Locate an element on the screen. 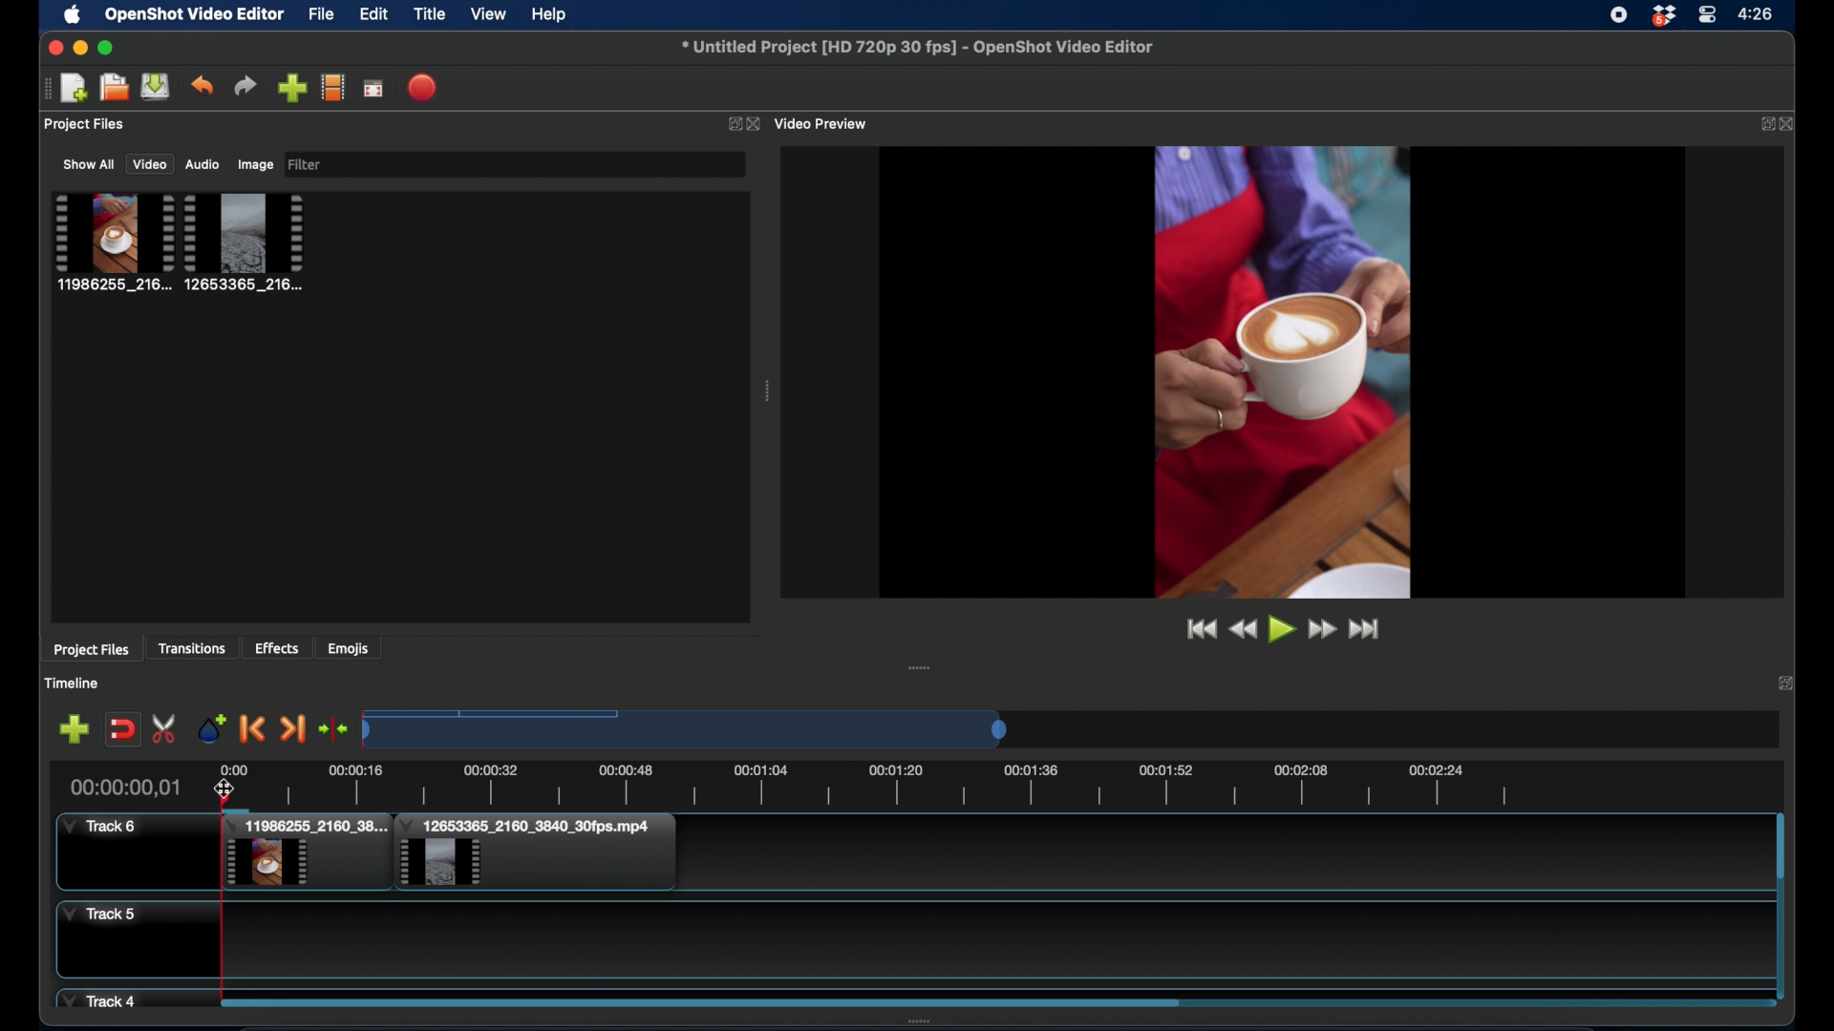 The width and height of the screenshot is (1834, 1031). close is located at coordinates (756, 124).